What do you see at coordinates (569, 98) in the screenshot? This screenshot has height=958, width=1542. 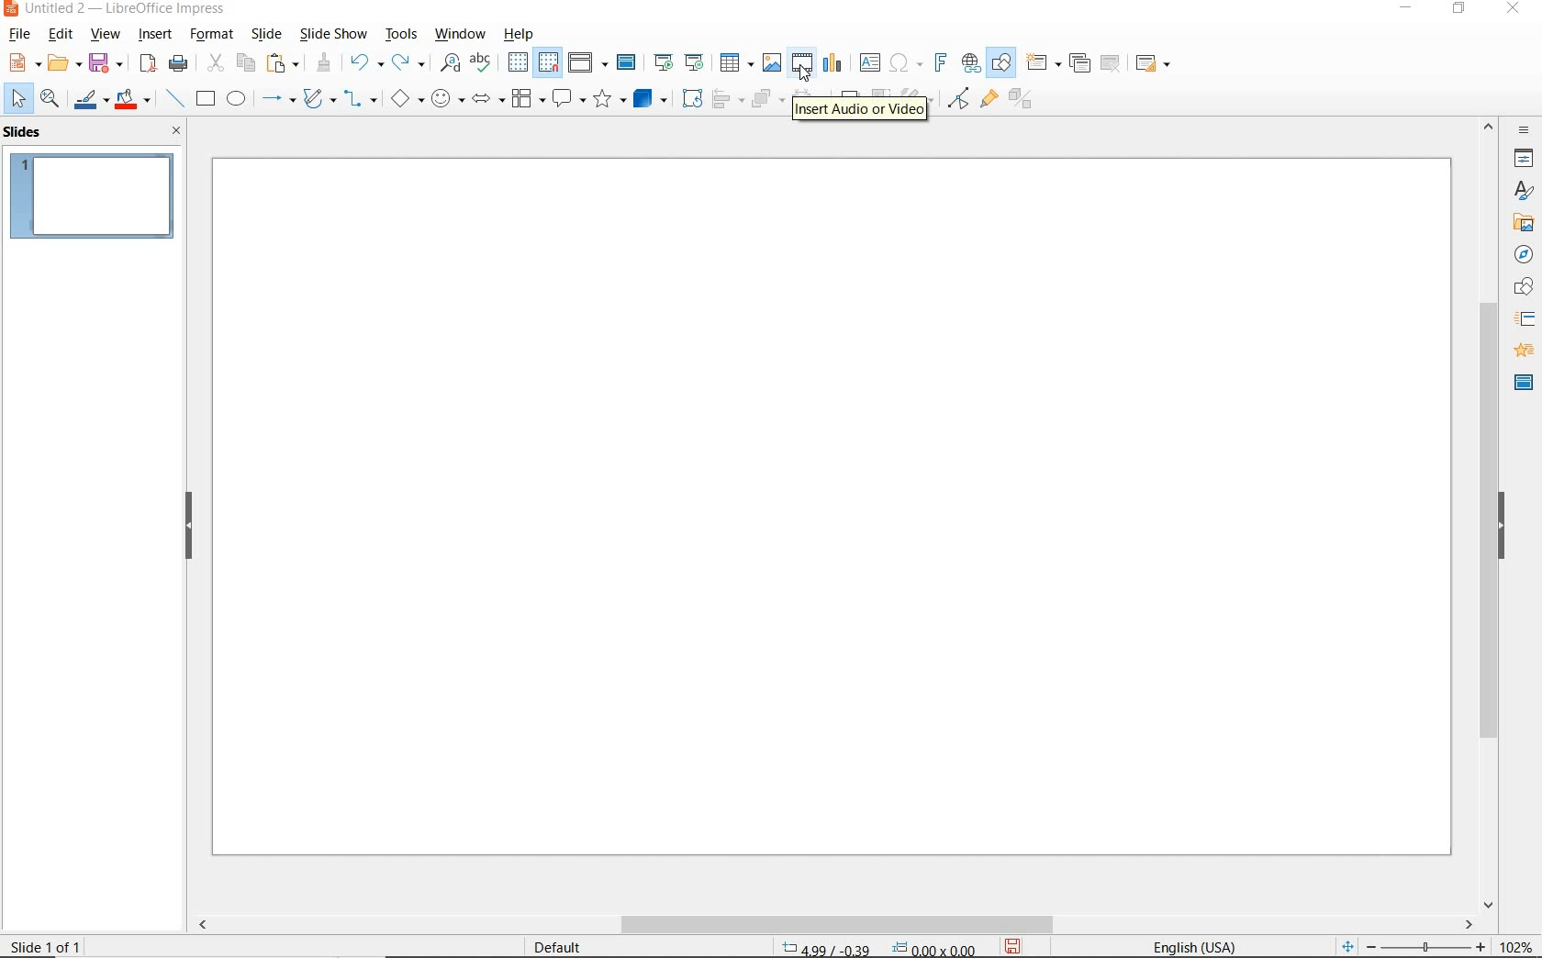 I see `CALLOUT SHAPES` at bounding box center [569, 98].